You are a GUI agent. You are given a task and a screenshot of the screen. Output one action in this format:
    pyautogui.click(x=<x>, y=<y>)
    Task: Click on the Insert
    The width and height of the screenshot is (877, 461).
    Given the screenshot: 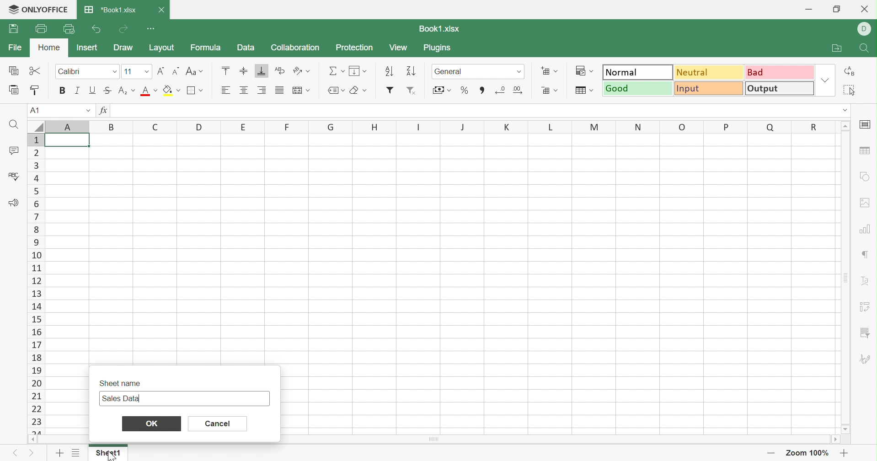 What is the action you would take?
    pyautogui.click(x=88, y=48)
    